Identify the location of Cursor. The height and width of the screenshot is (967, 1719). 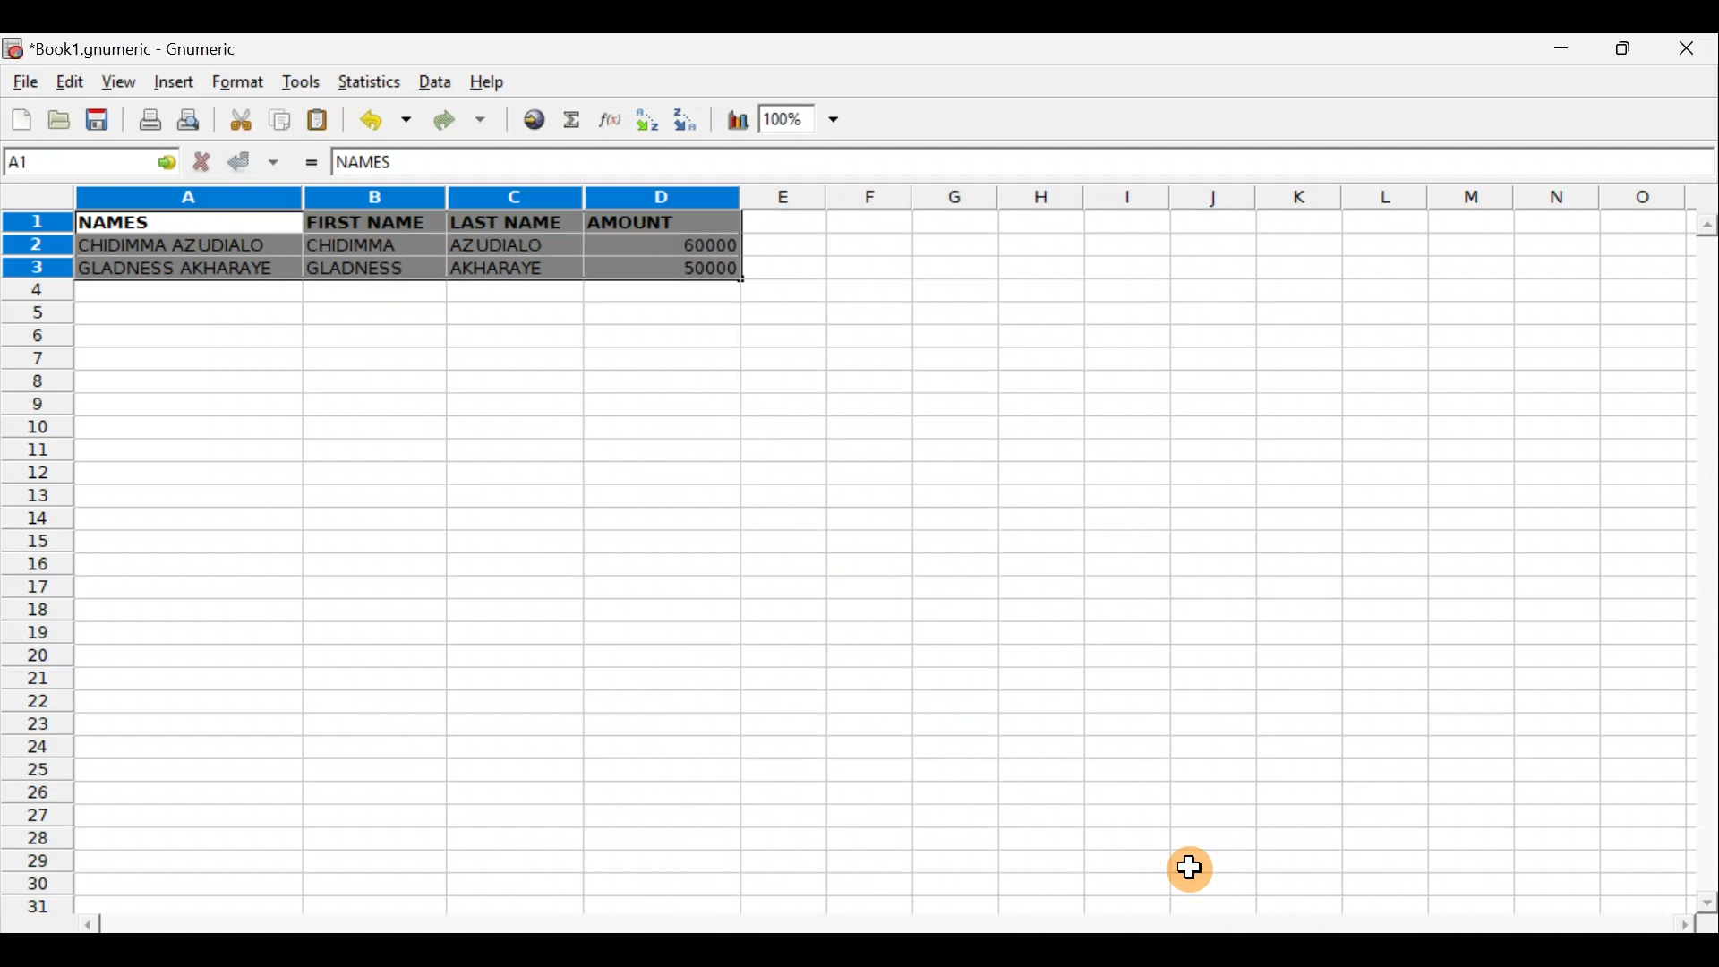
(1202, 861).